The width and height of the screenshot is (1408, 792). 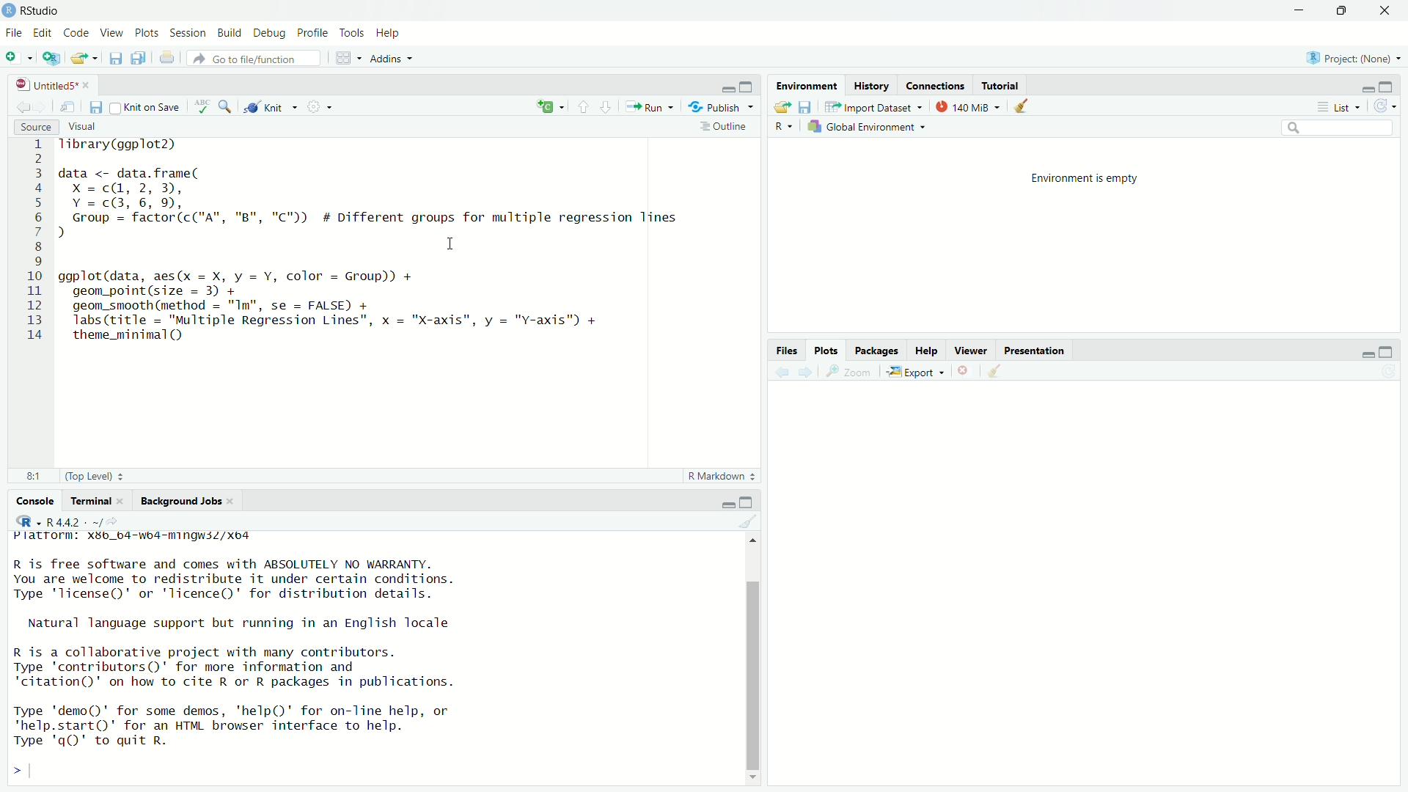 I want to click on files, so click(x=136, y=58).